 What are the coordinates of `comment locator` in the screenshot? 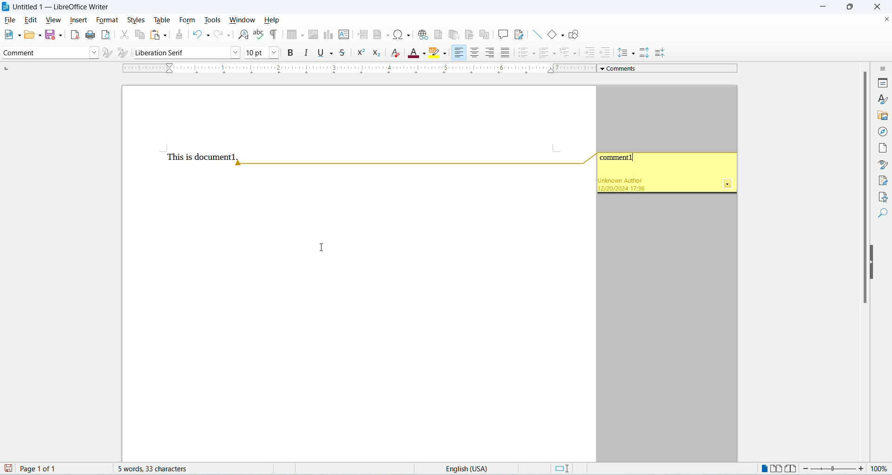 It's located at (413, 165).